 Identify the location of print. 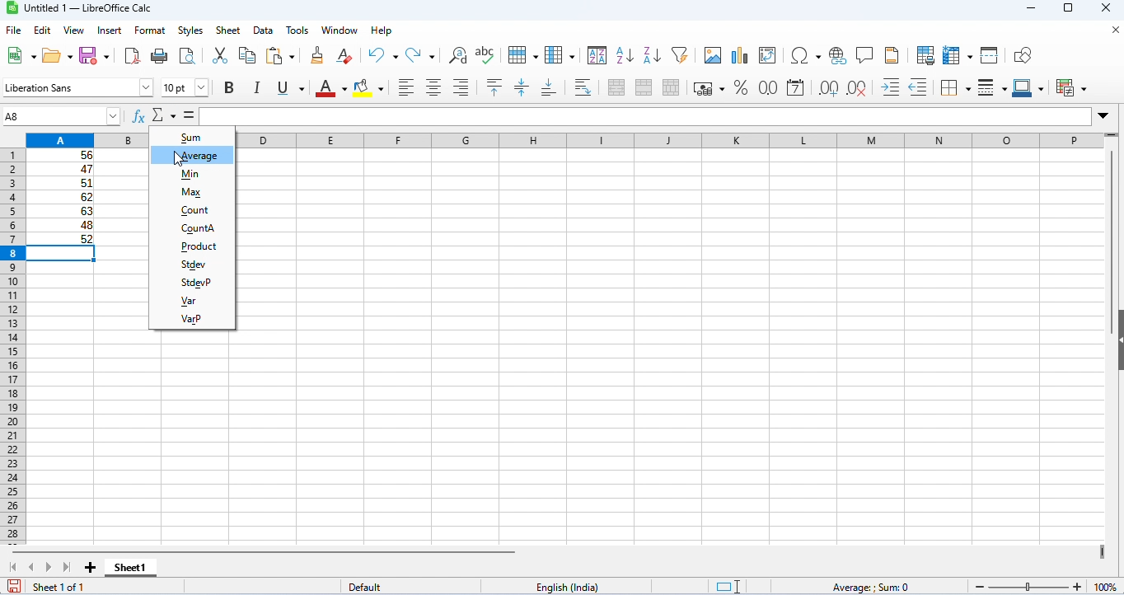
(158, 55).